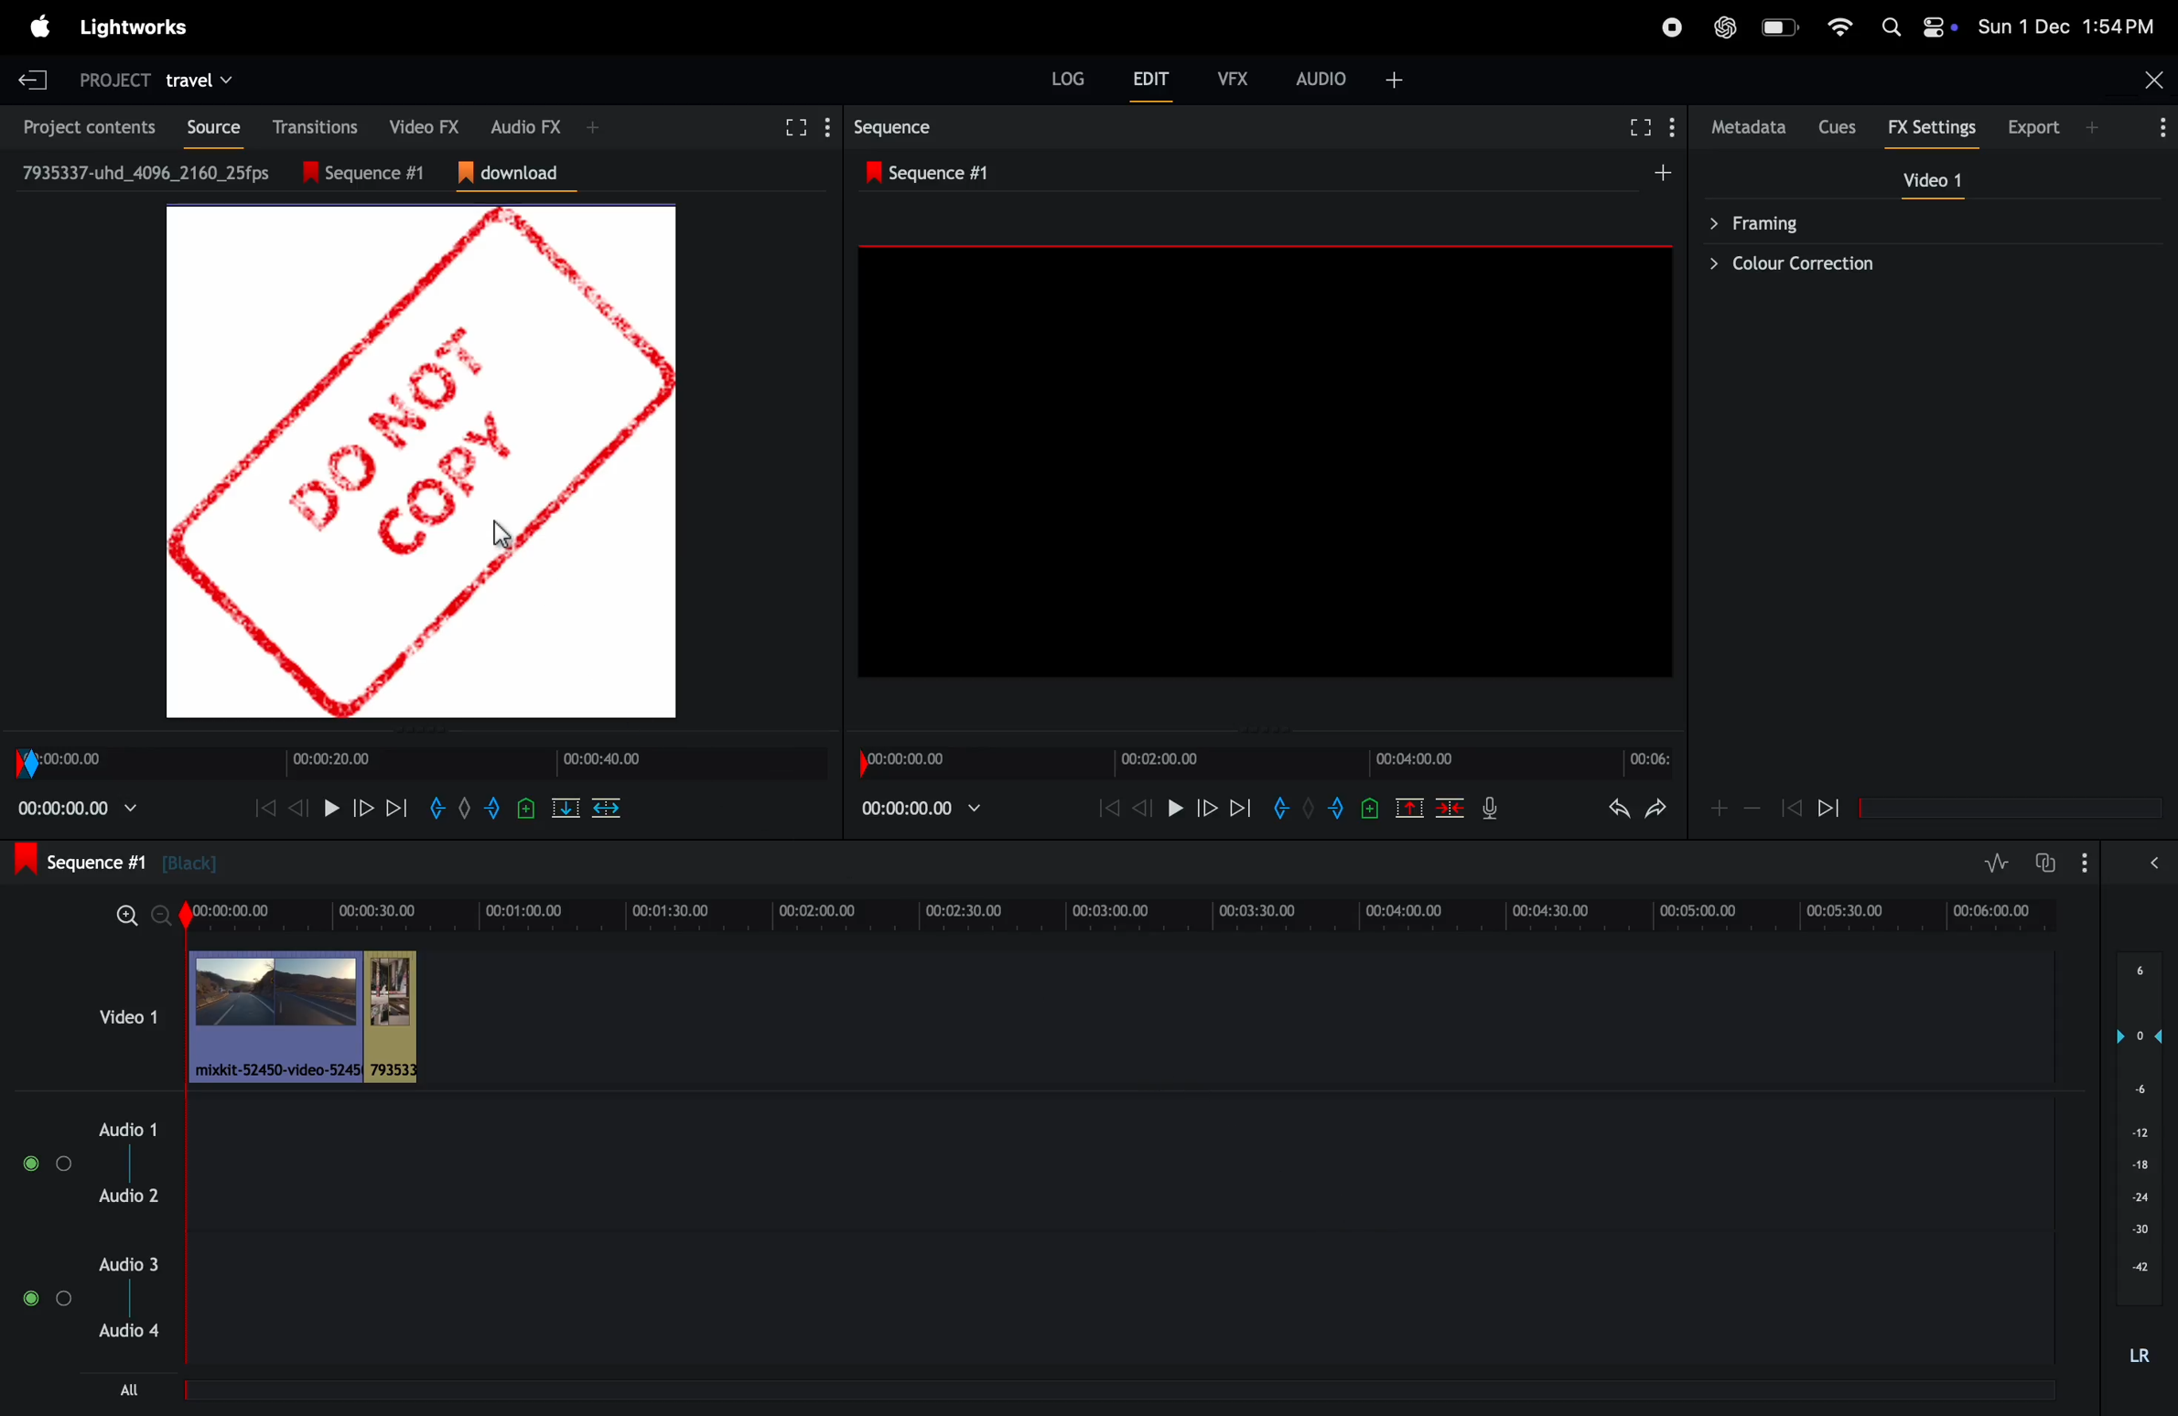 Image resolution: width=2178 pixels, height=1416 pixels. Describe the element at coordinates (421, 462) in the screenshot. I see `Watermark` at that location.